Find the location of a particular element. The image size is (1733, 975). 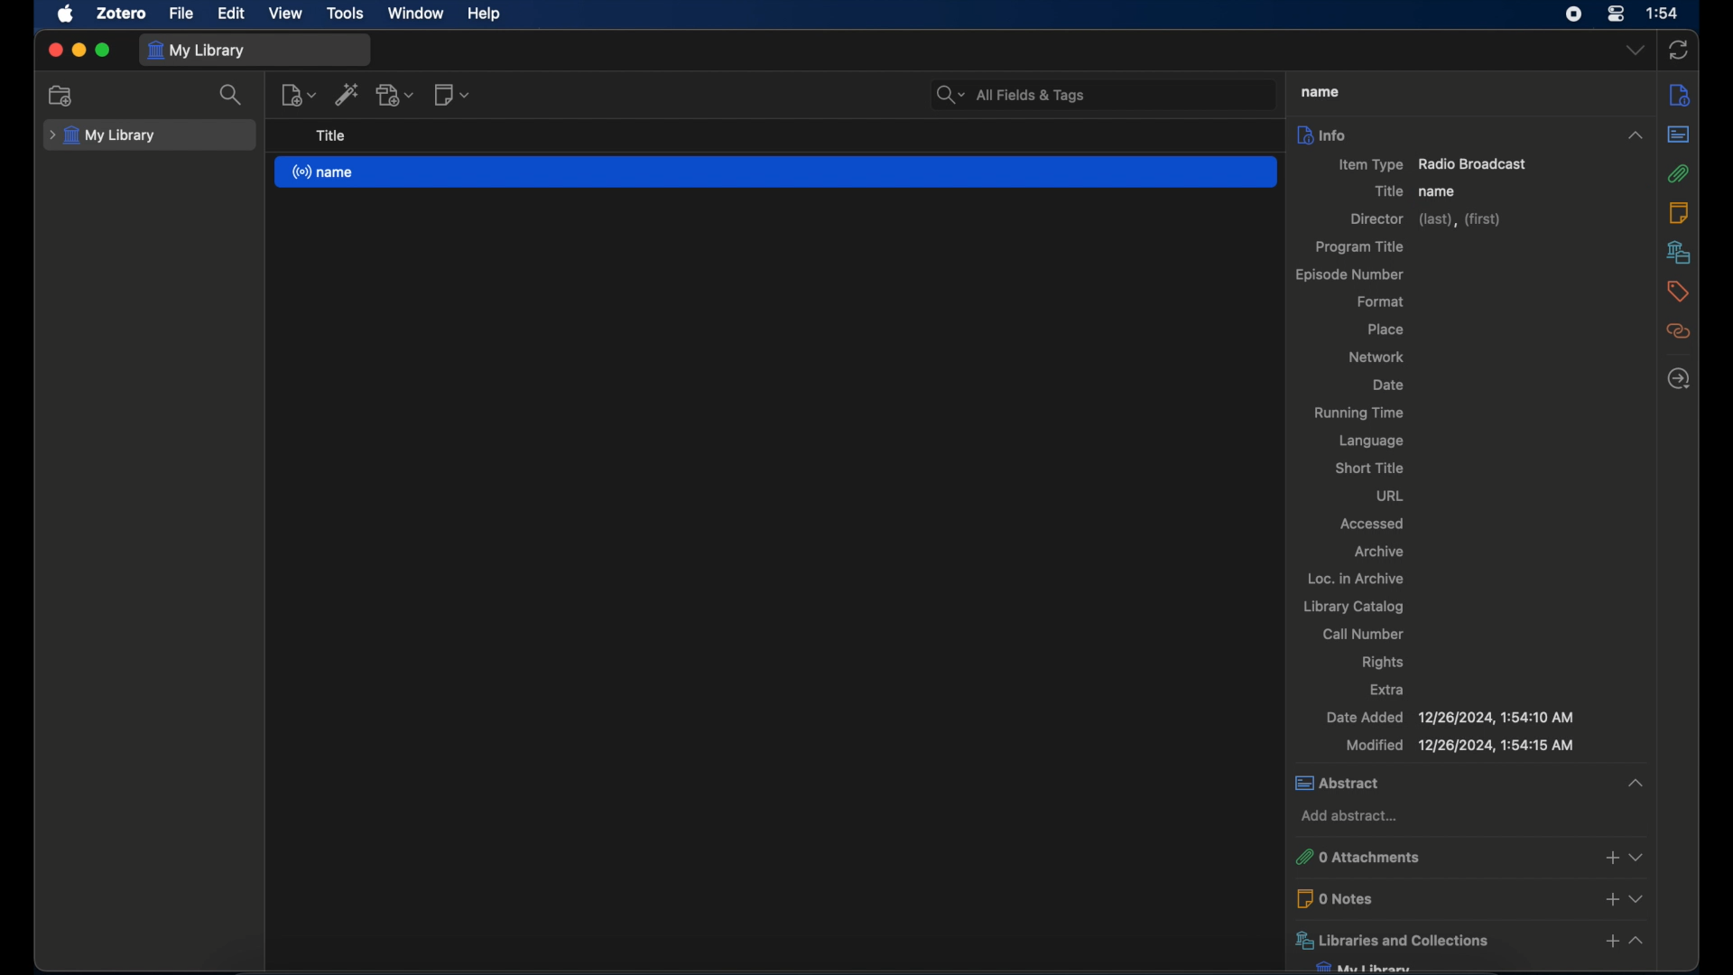

view is located at coordinates (287, 14).